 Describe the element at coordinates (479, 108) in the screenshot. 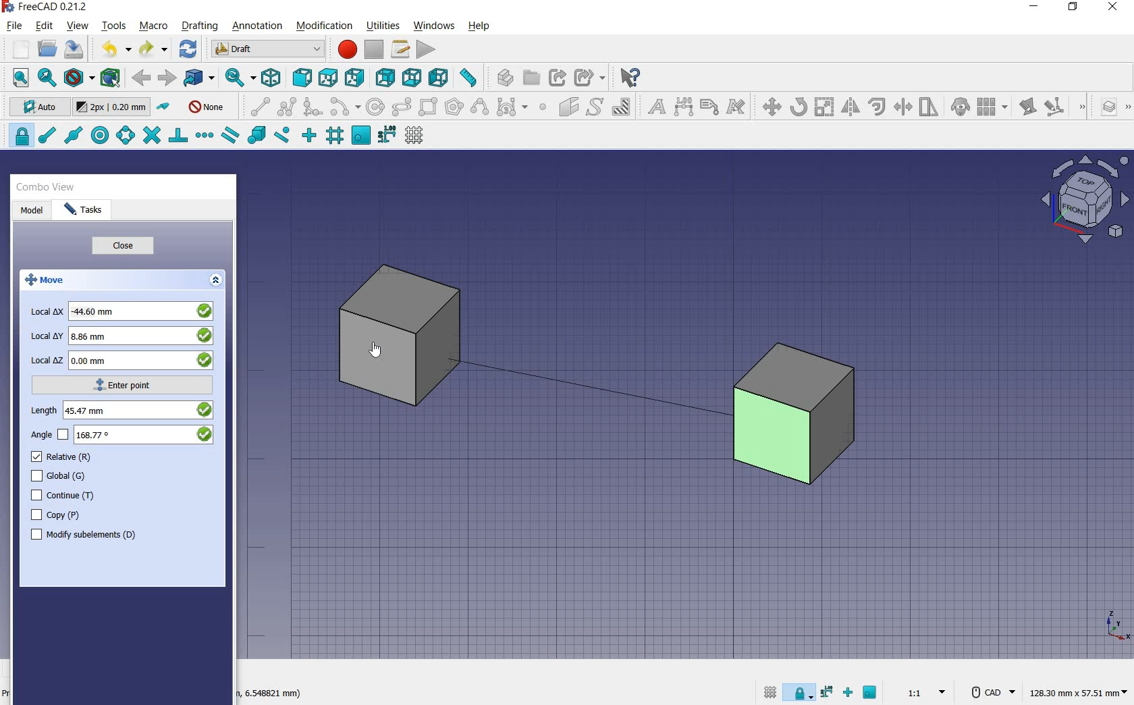

I see `B-Spline` at that location.